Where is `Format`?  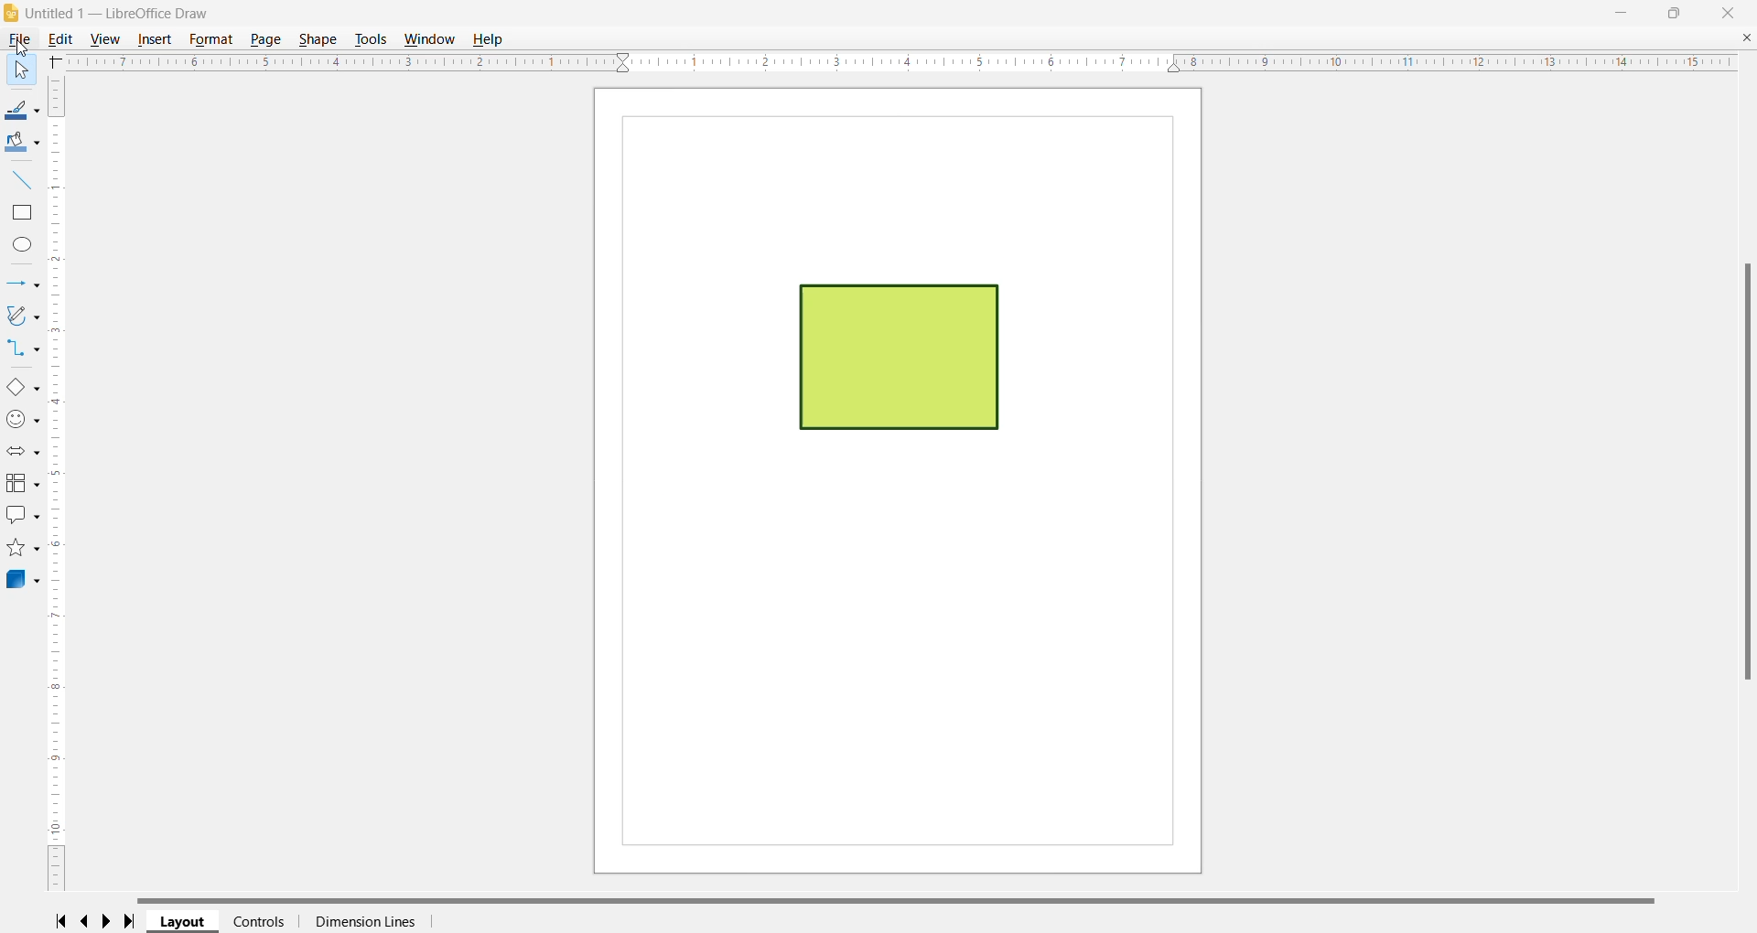
Format is located at coordinates (212, 39).